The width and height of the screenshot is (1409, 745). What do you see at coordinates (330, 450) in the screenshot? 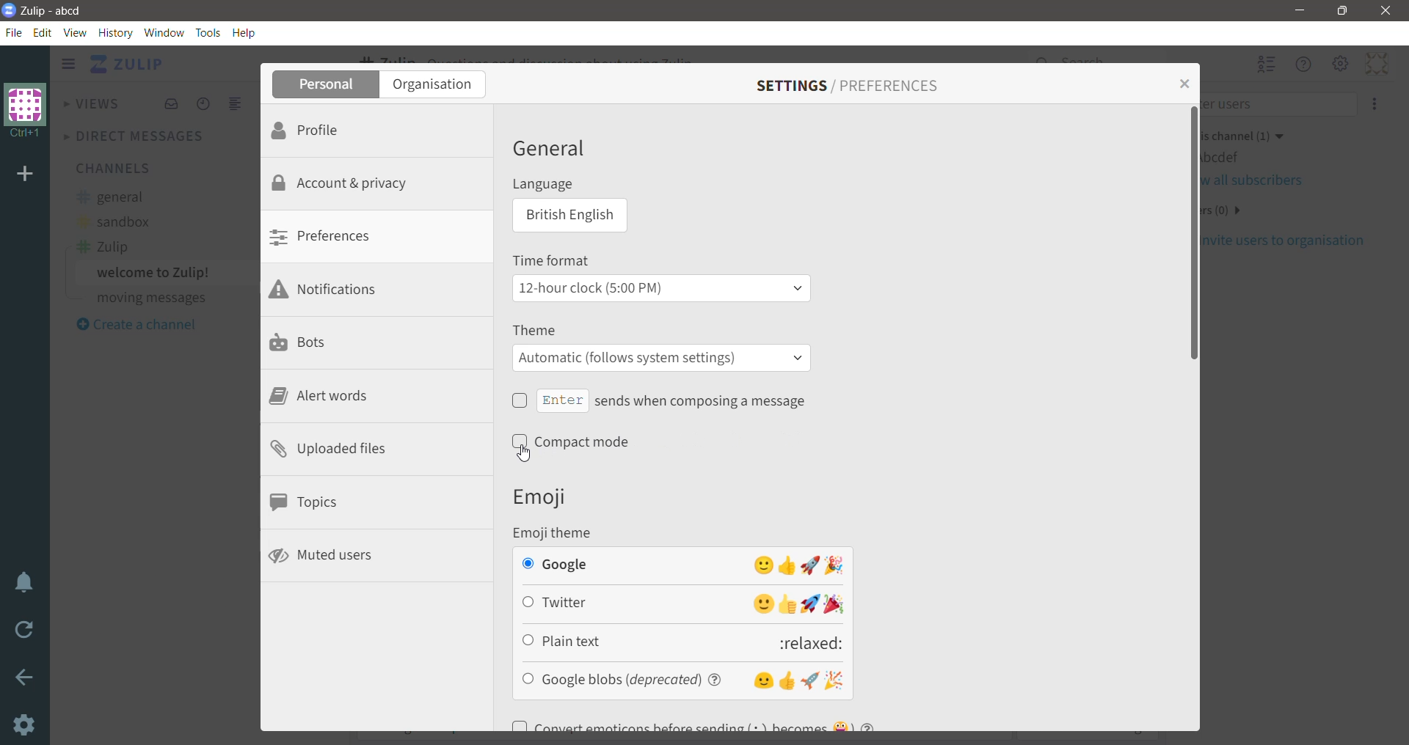
I see `Uploaded files` at bounding box center [330, 450].